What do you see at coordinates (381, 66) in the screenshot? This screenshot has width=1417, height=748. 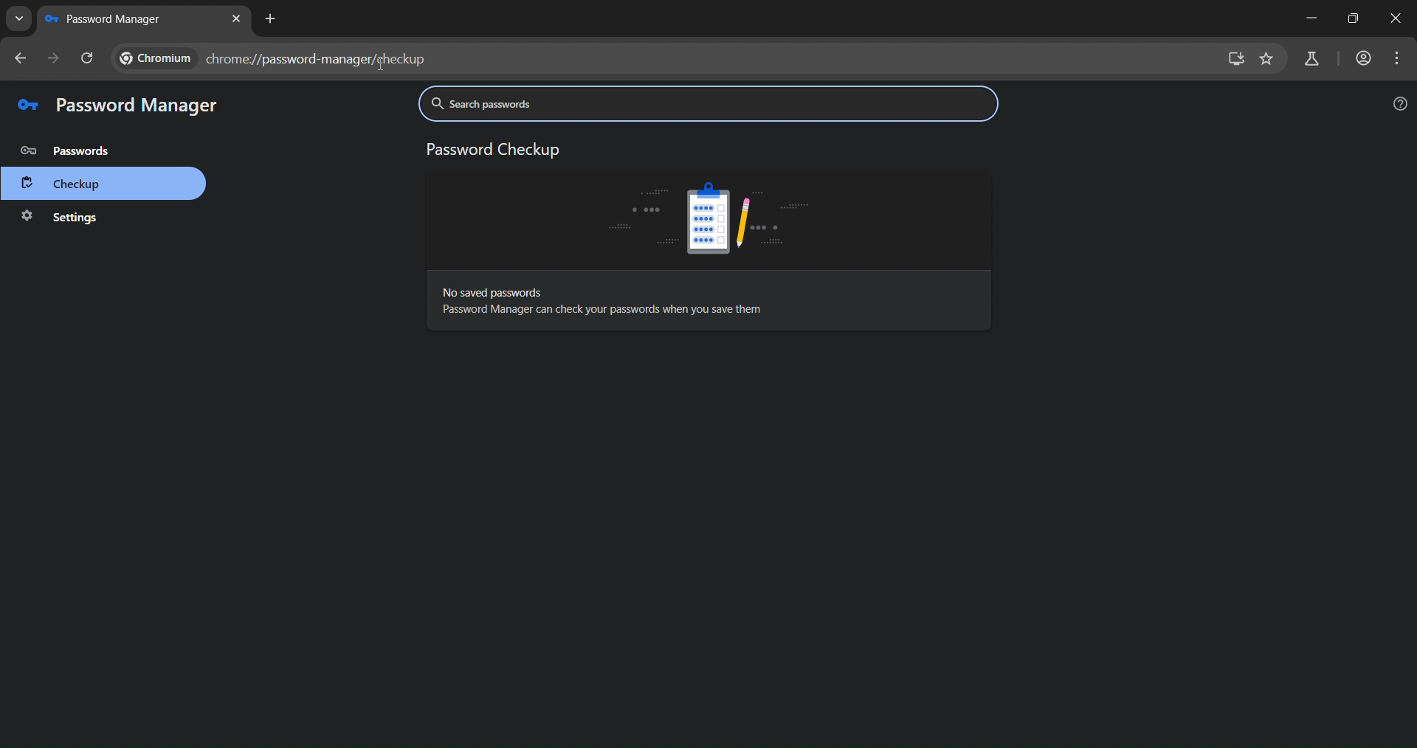 I see `cursor` at bounding box center [381, 66].